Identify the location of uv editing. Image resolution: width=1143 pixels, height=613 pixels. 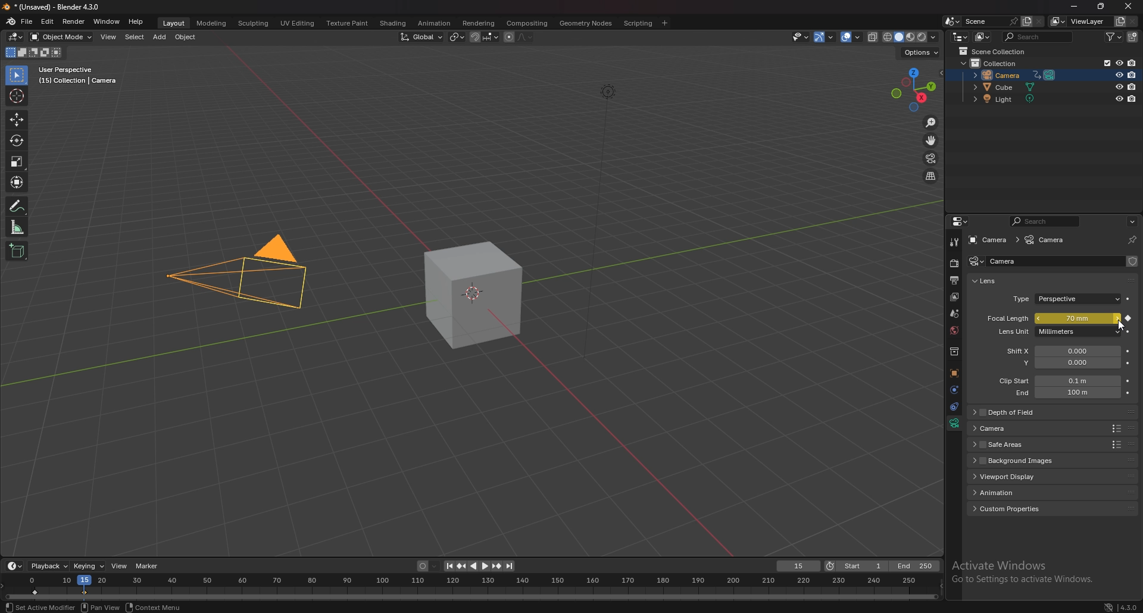
(297, 23).